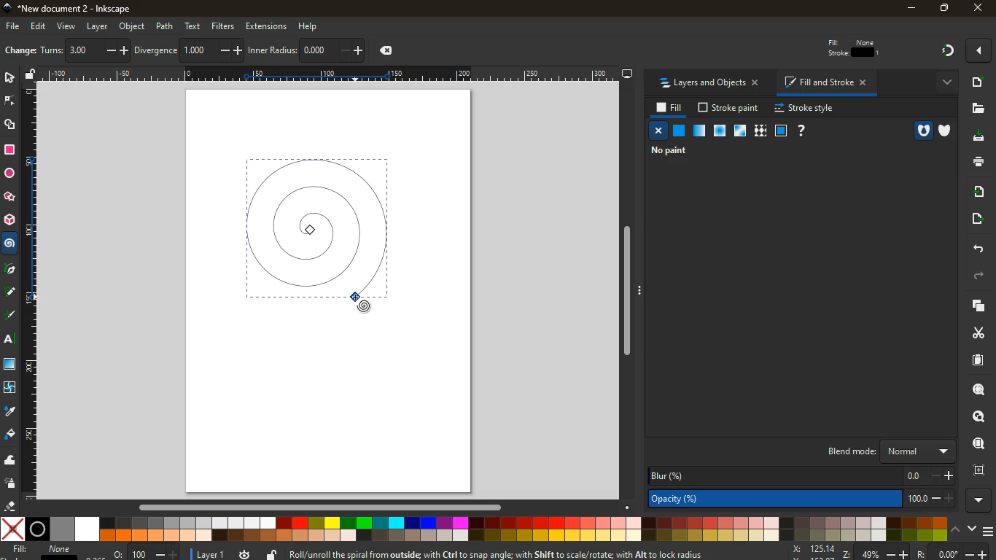 The width and height of the screenshot is (996, 560). I want to click on shield, so click(947, 131).